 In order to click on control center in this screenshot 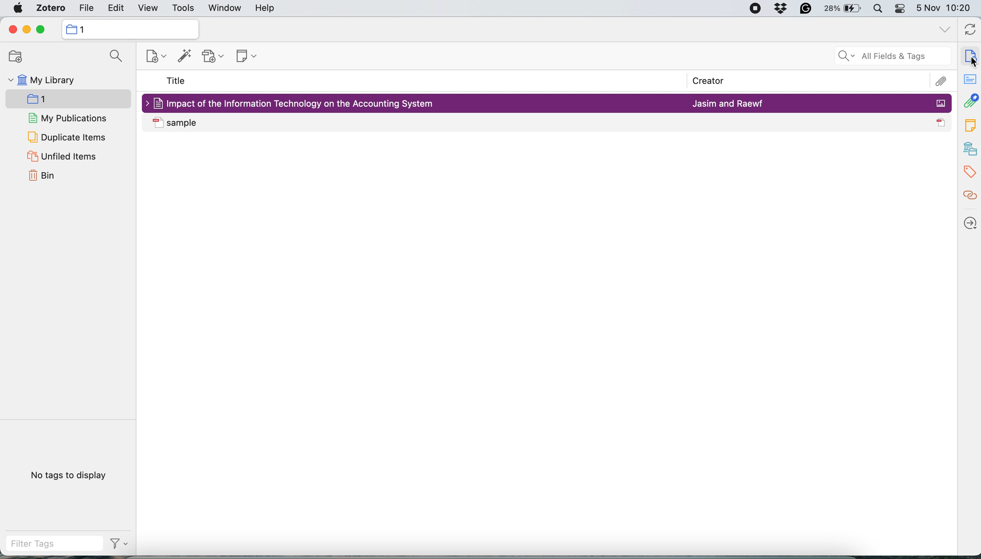, I will do `click(901, 10)`.